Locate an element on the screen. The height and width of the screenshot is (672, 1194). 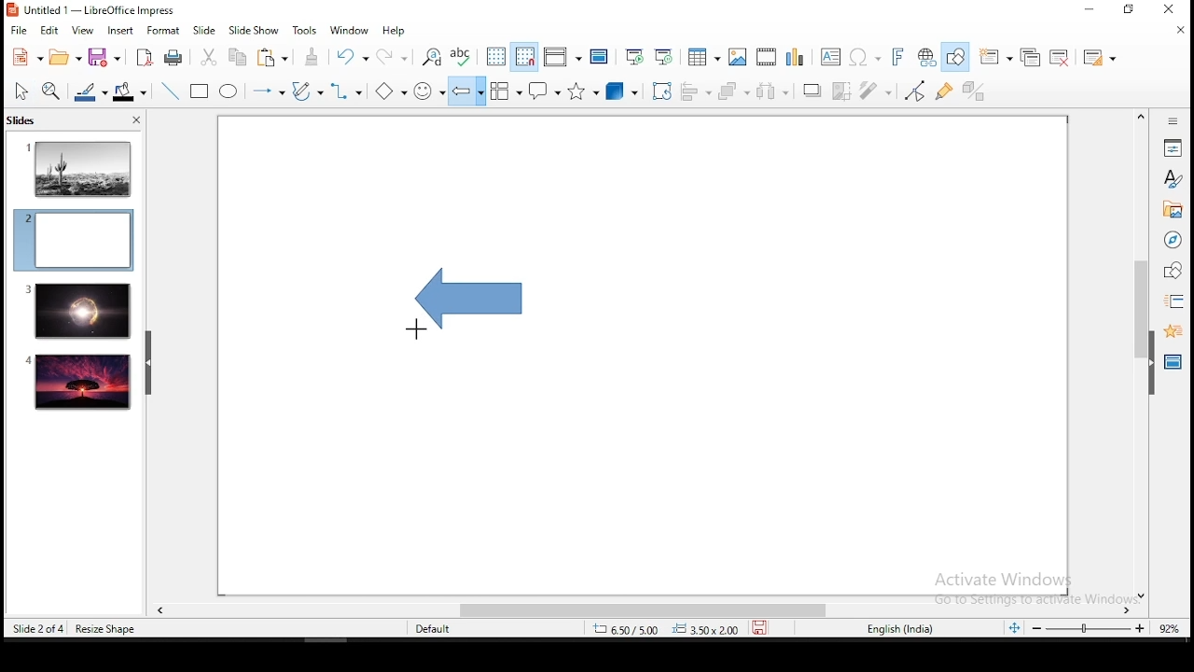
duplicate slide is located at coordinates (1033, 58).